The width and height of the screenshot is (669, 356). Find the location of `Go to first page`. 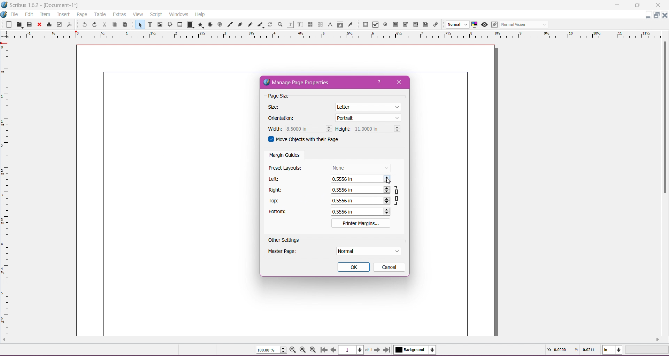

Go to first page is located at coordinates (323, 350).